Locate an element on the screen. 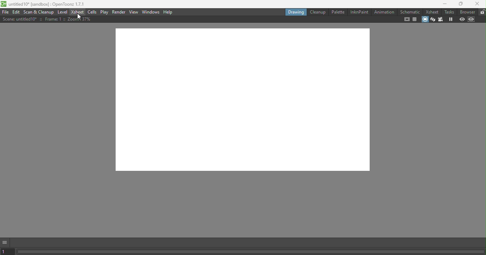 This screenshot has height=255, width=486. Camera stand view is located at coordinates (424, 19).